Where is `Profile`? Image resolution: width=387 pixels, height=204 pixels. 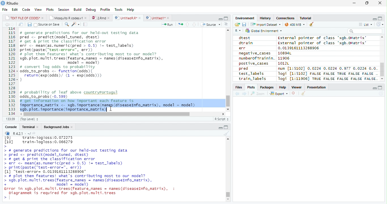
Profile is located at coordinates (105, 9).